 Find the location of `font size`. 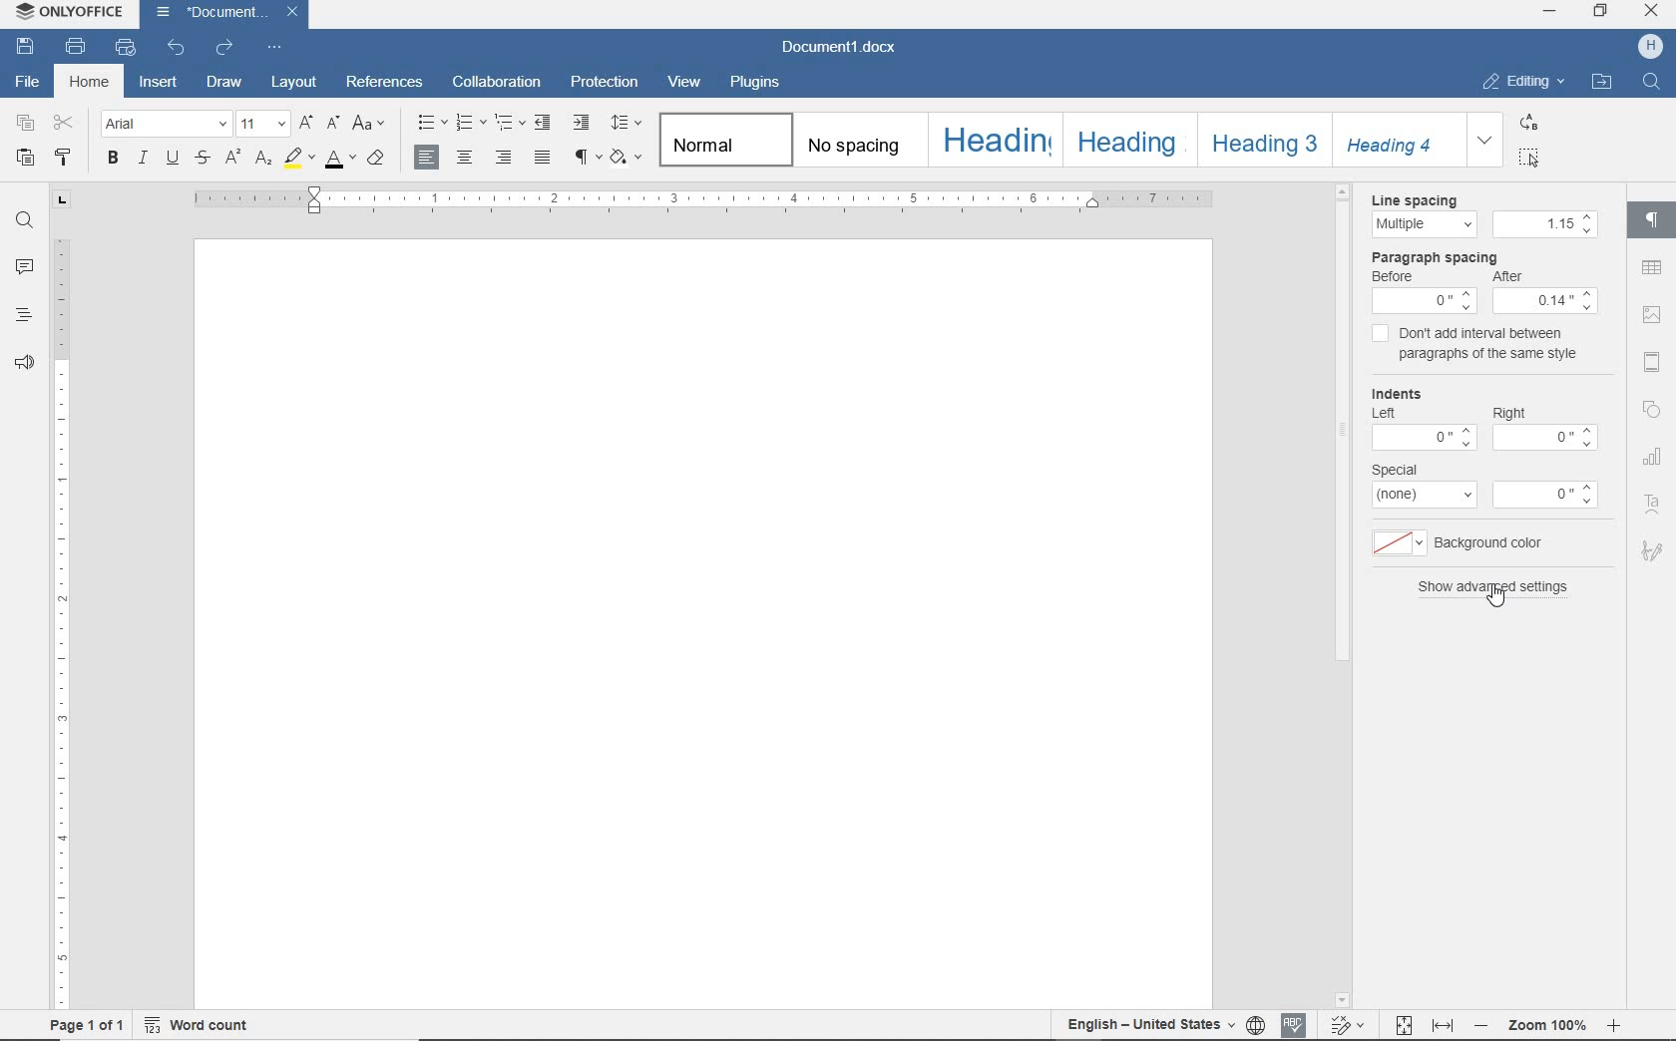

font size is located at coordinates (262, 126).